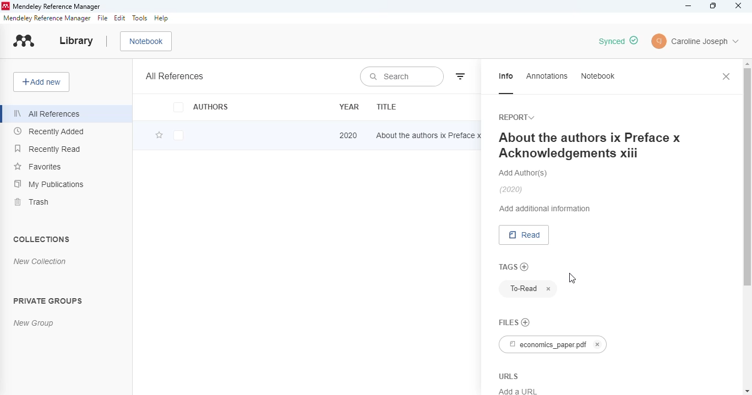 Image resolution: width=752 pixels, height=395 pixels. What do you see at coordinates (48, 183) in the screenshot?
I see `my publications` at bounding box center [48, 183].